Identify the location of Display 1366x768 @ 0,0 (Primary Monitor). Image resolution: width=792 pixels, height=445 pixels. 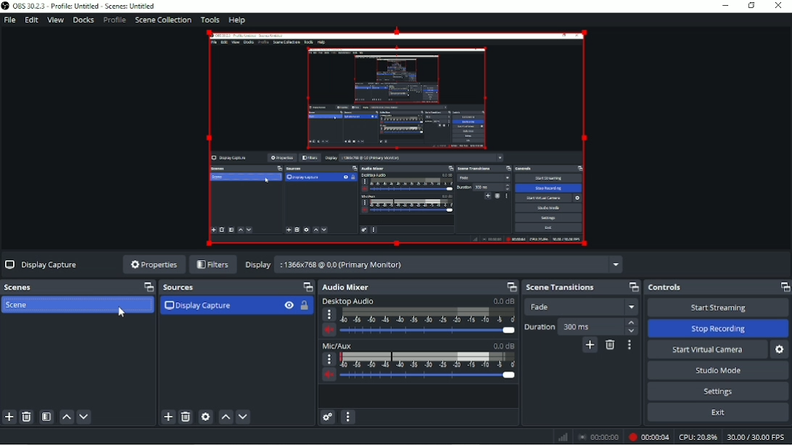
(432, 264).